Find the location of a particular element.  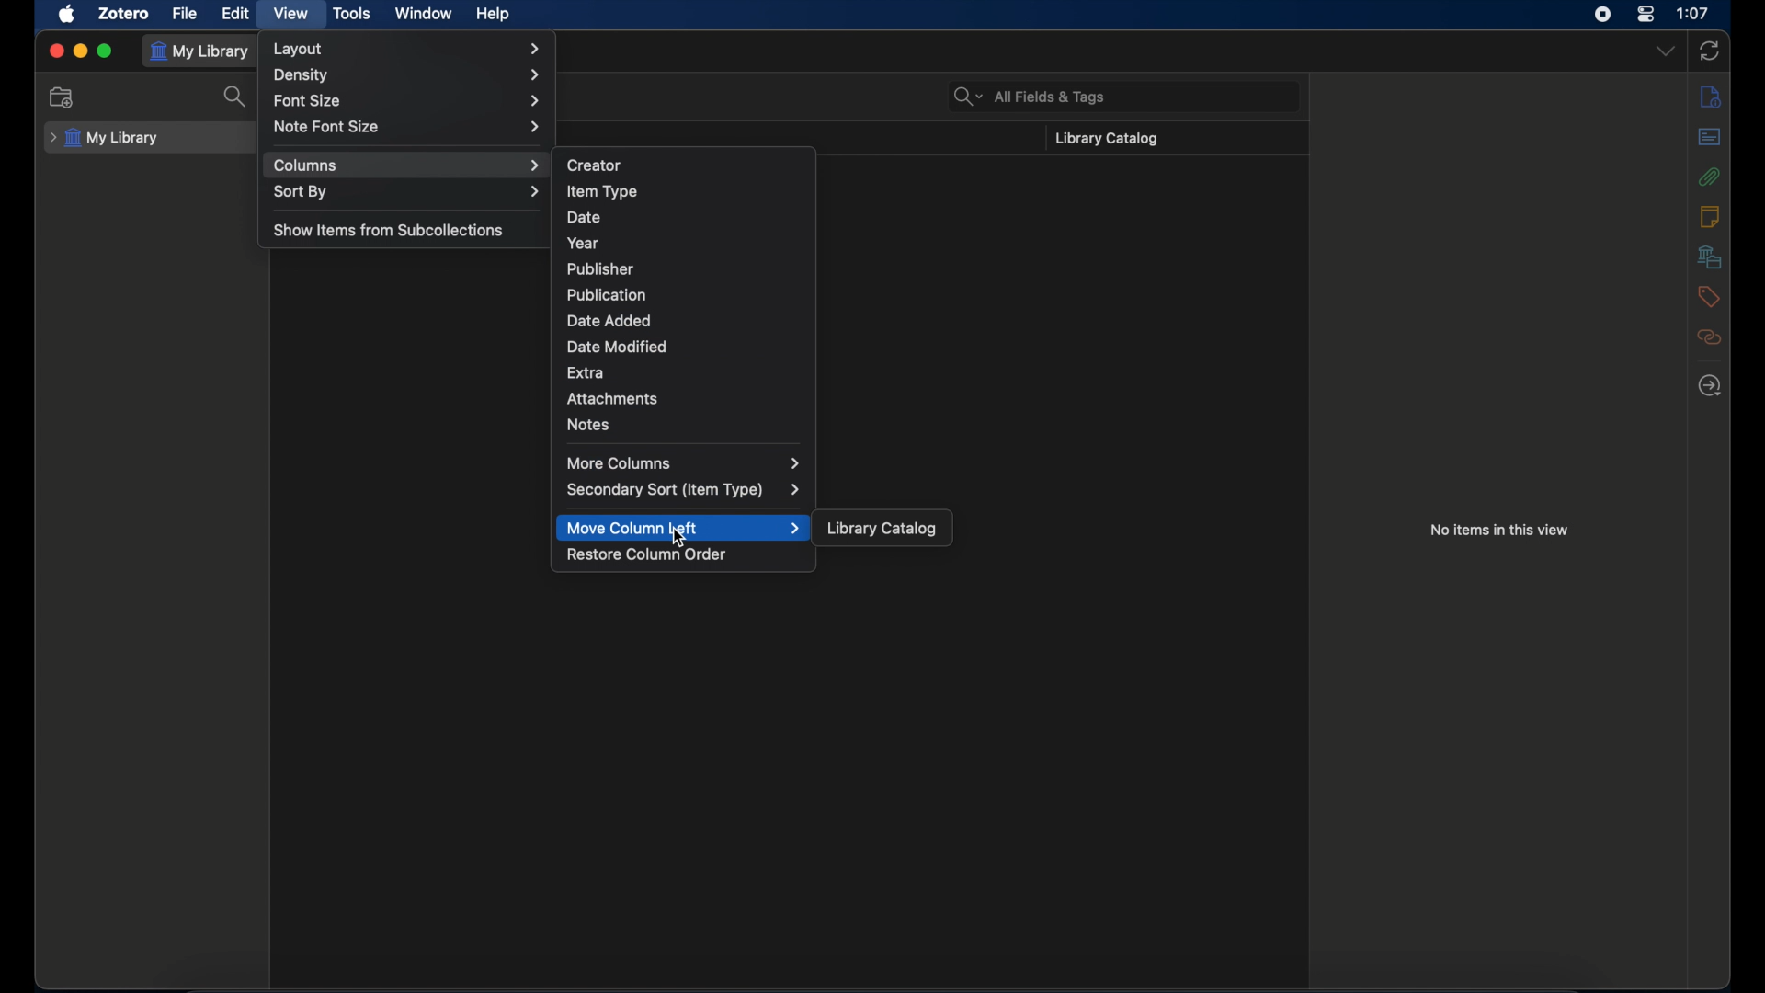

sync is located at coordinates (1709, 51).